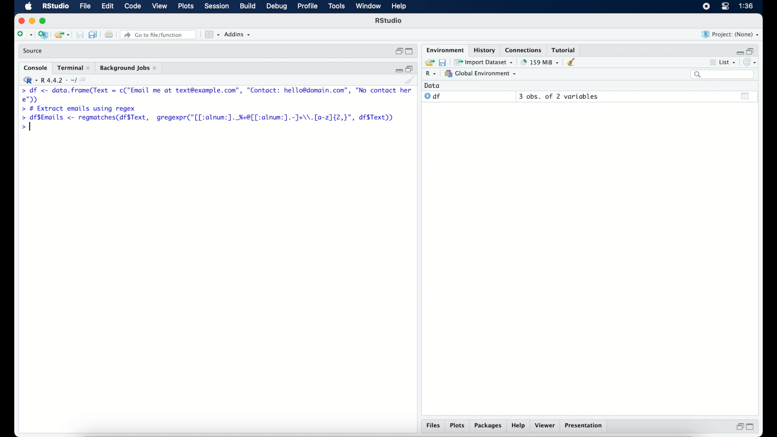  I want to click on search bar, so click(723, 75).